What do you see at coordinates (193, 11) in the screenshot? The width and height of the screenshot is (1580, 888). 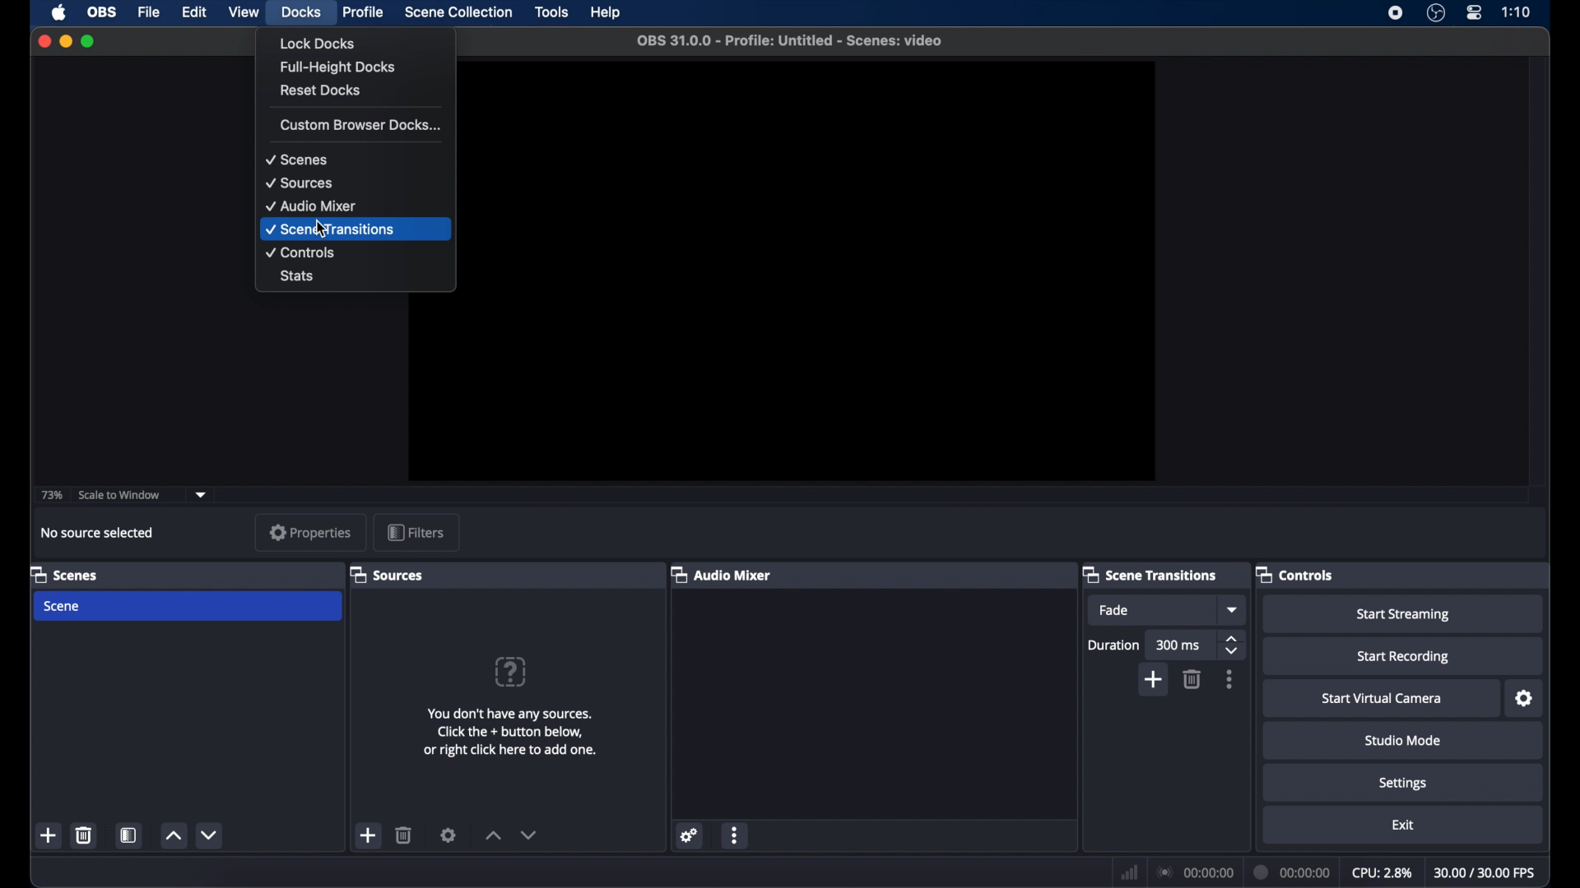 I see `edit` at bounding box center [193, 11].